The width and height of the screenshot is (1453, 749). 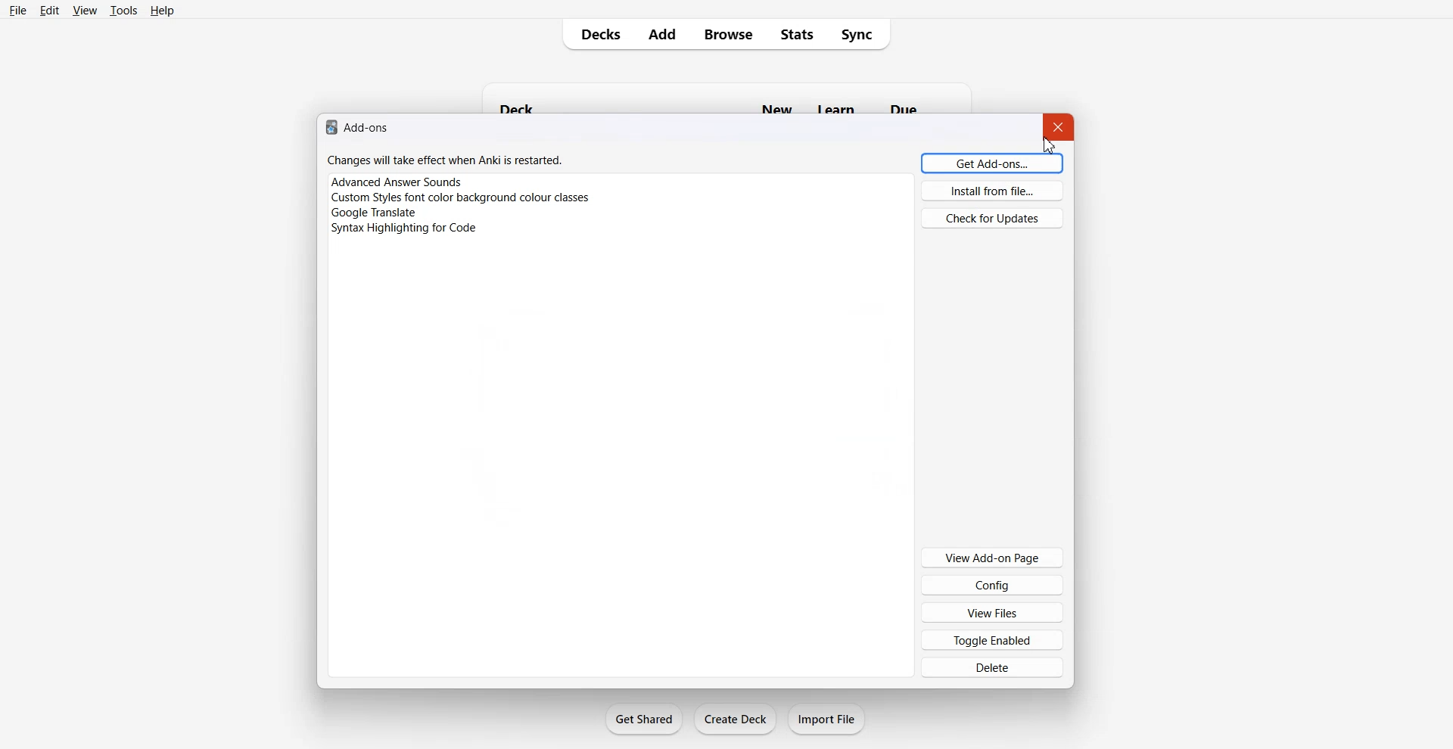 I want to click on Get Add-ons, so click(x=993, y=163).